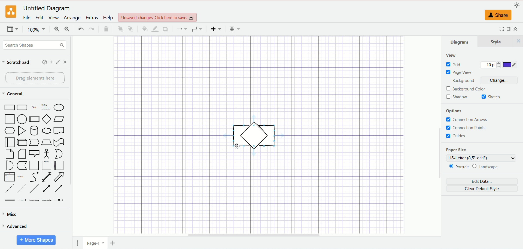  Describe the element at coordinates (65, 62) in the screenshot. I see `close` at that location.